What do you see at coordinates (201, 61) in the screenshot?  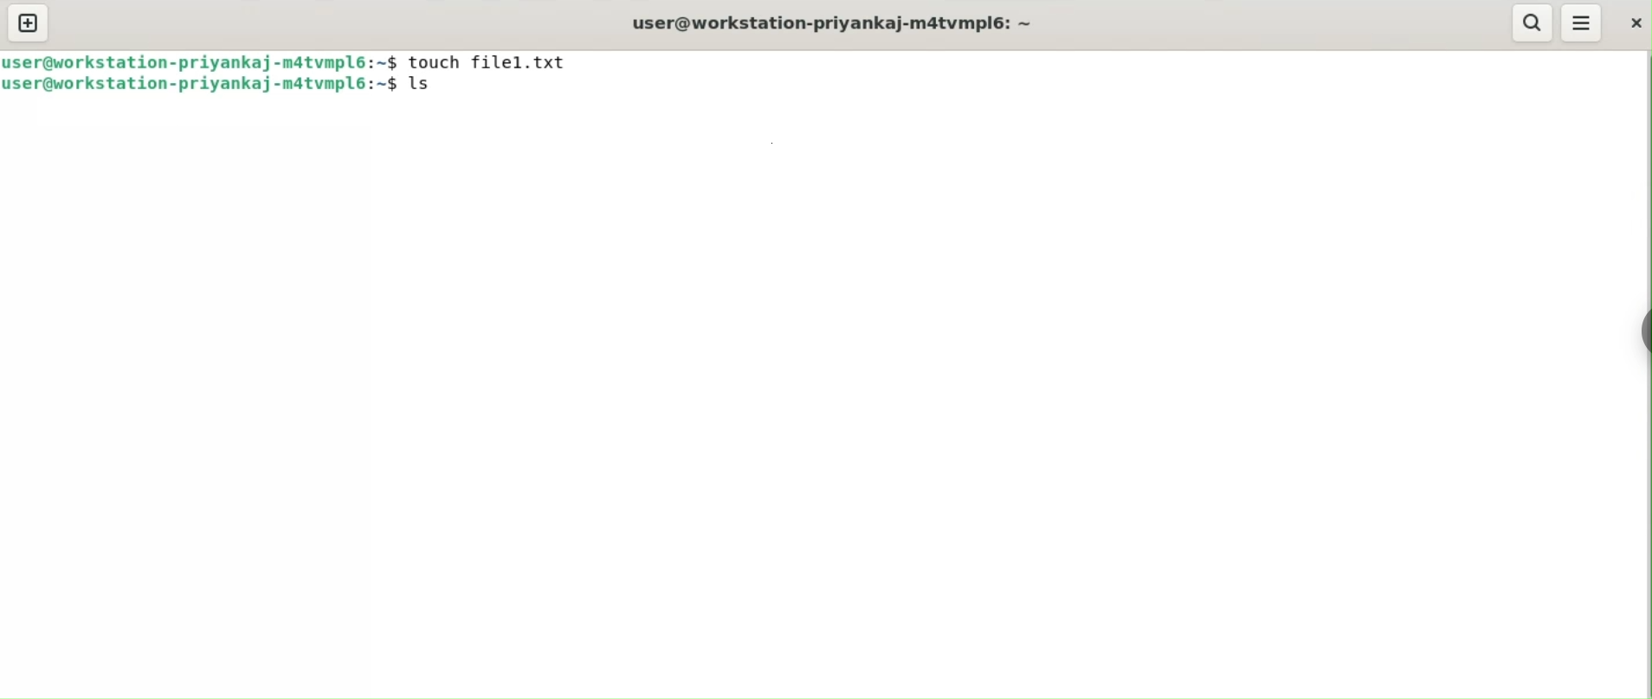 I see `ser@workstation-priyankaj-matvmpl6:~$ | |` at bounding box center [201, 61].